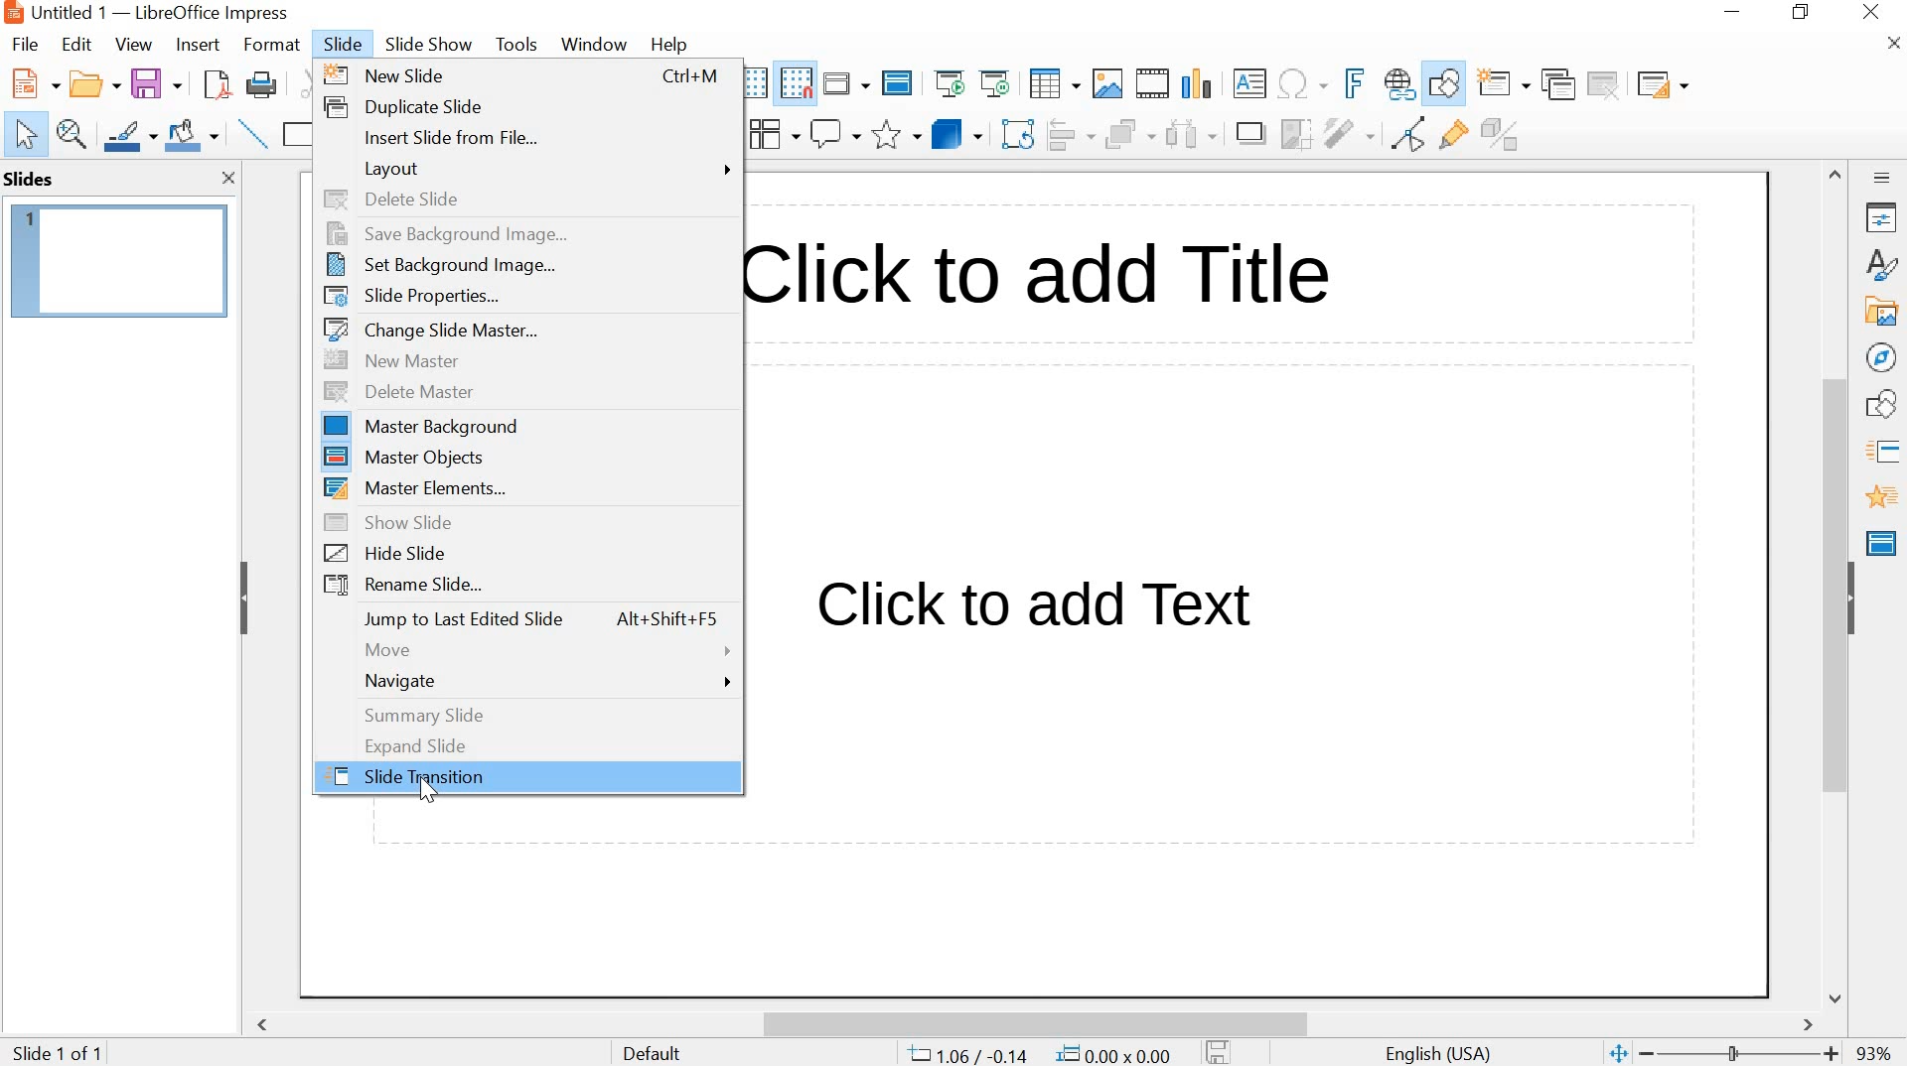 This screenshot has height=1066, width=1907. Describe the element at coordinates (529, 360) in the screenshot. I see `new master` at that location.